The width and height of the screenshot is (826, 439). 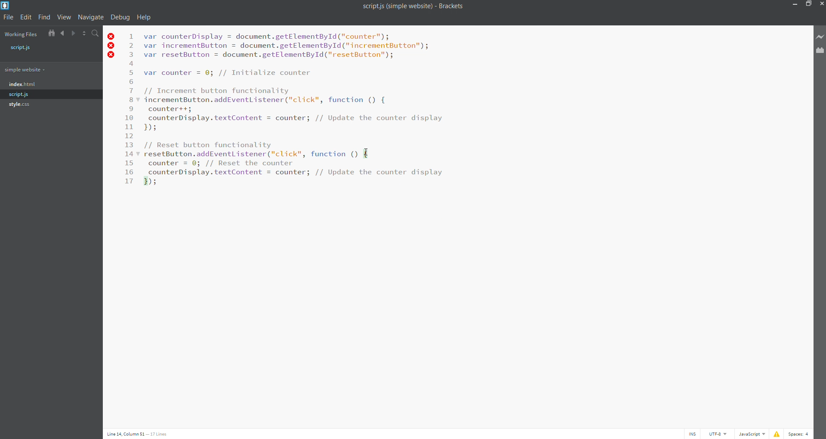 What do you see at coordinates (820, 54) in the screenshot?
I see `extension manager` at bounding box center [820, 54].